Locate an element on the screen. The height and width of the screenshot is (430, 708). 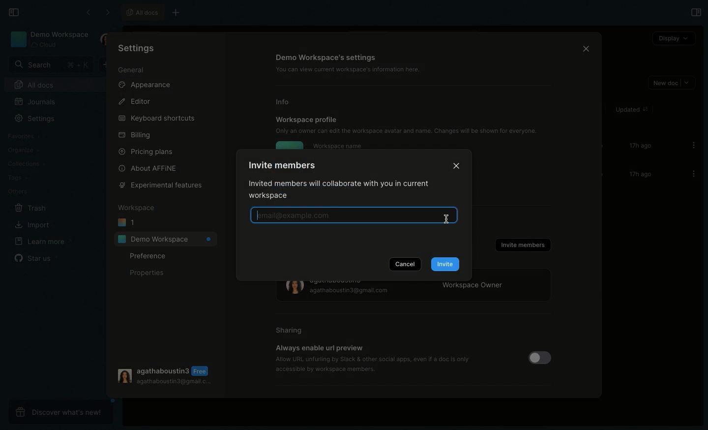
Updated is located at coordinates (630, 110).